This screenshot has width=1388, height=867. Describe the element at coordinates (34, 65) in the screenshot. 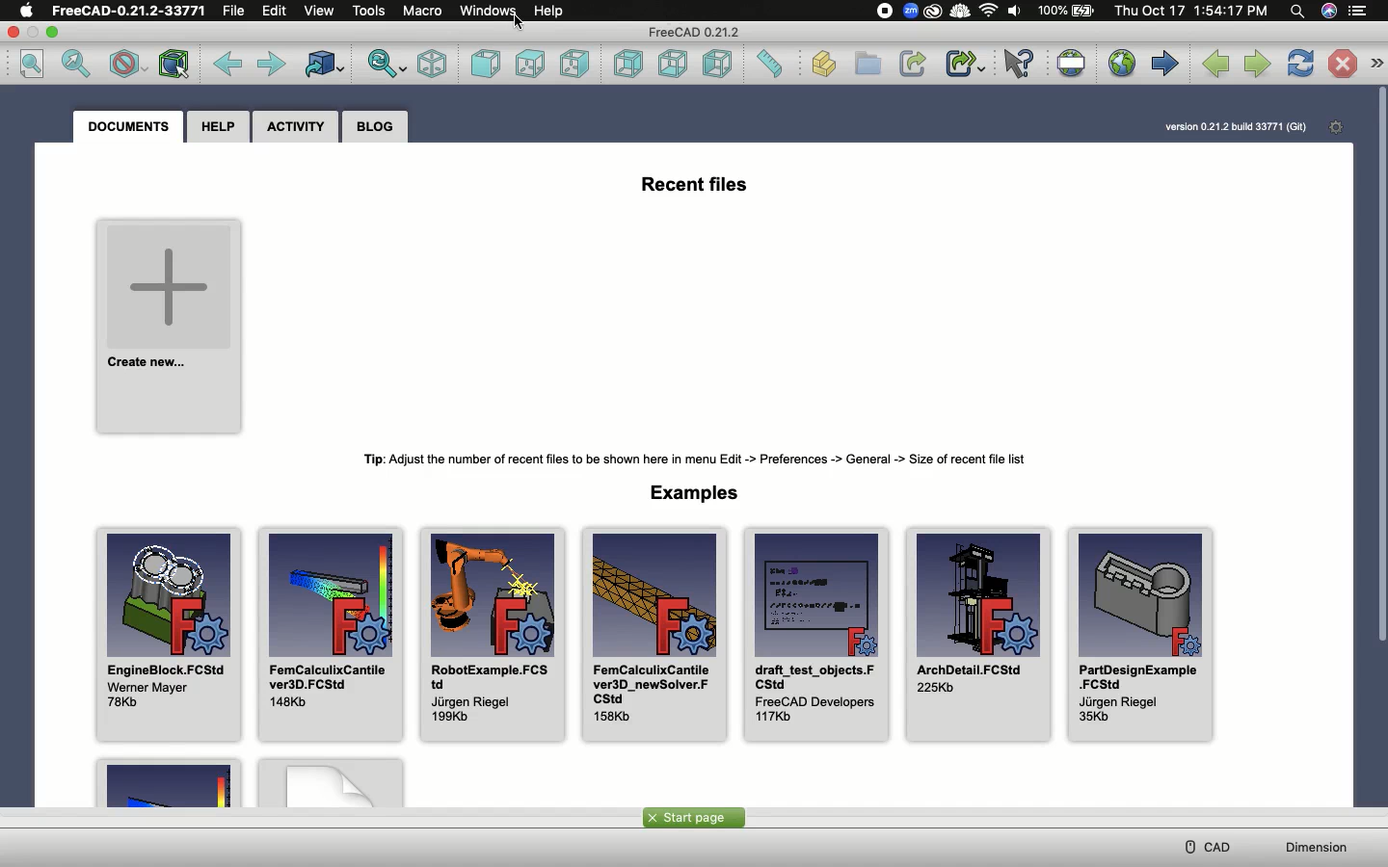

I see `Fit all` at that location.